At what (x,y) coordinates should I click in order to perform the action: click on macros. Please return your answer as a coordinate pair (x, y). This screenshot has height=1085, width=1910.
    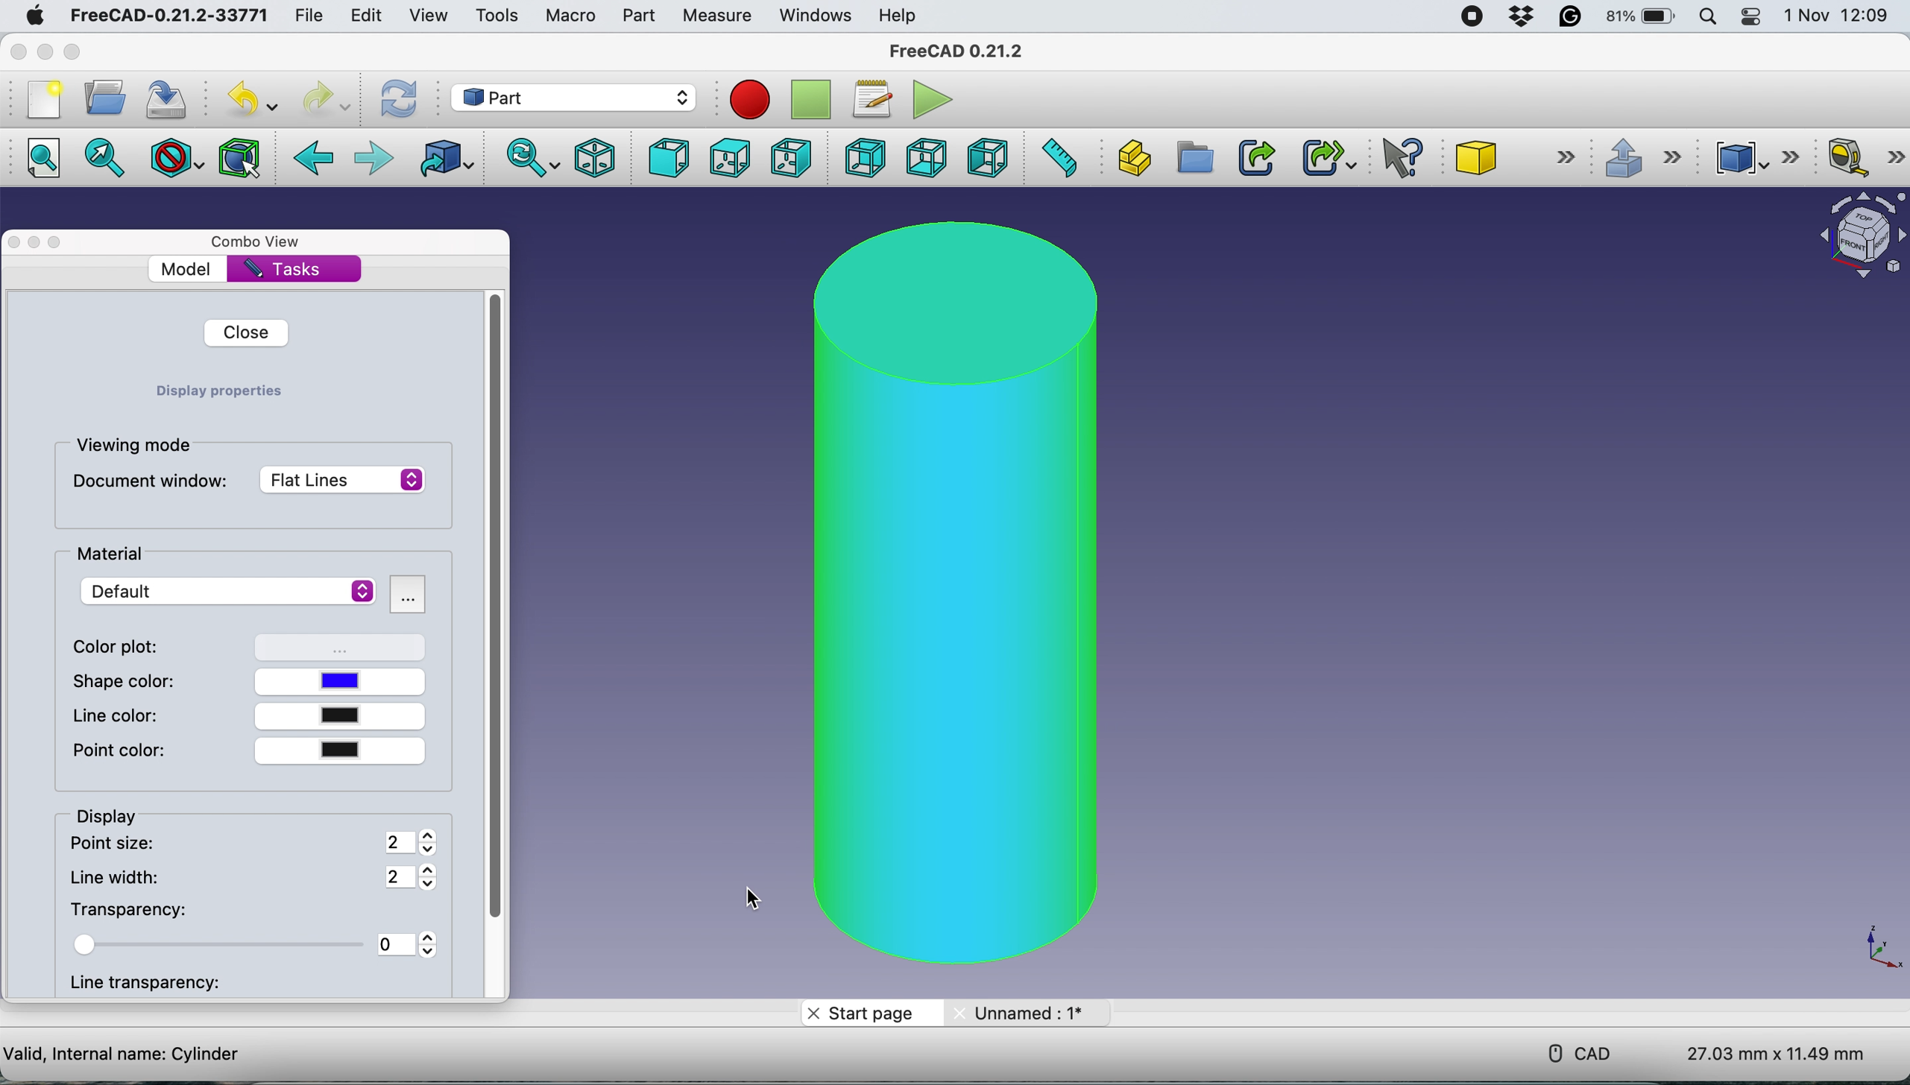
    Looking at the image, I should click on (871, 101).